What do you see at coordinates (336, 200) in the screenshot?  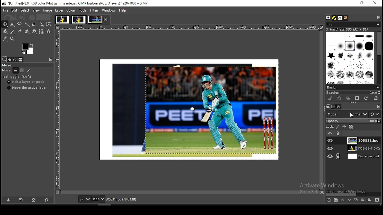 I see `new layer group` at bounding box center [336, 200].